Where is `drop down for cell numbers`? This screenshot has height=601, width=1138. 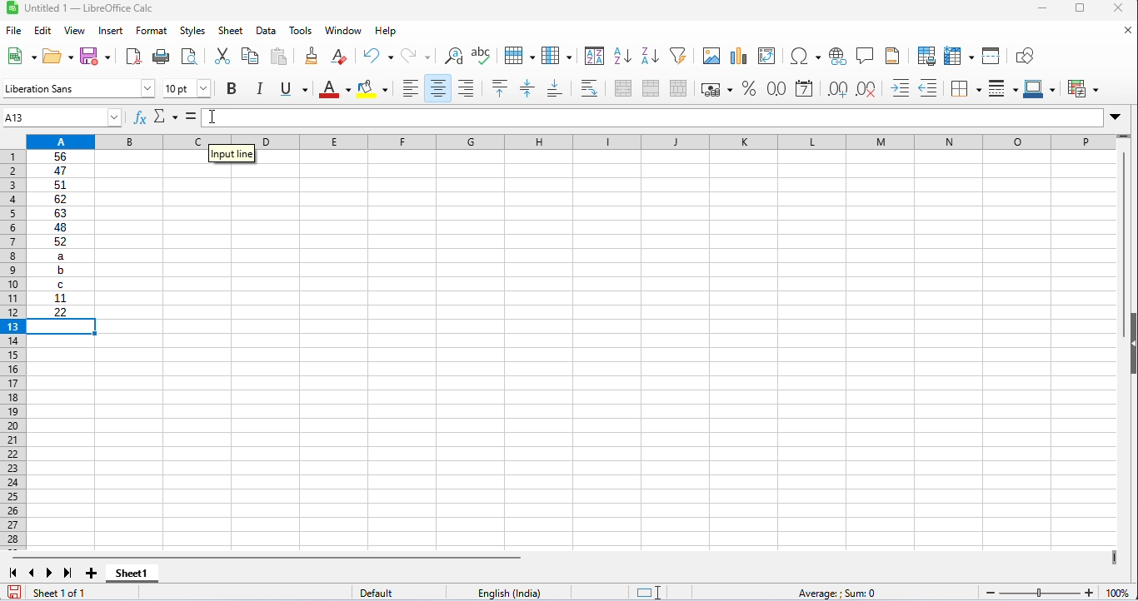
drop down for cell numbers is located at coordinates (114, 117).